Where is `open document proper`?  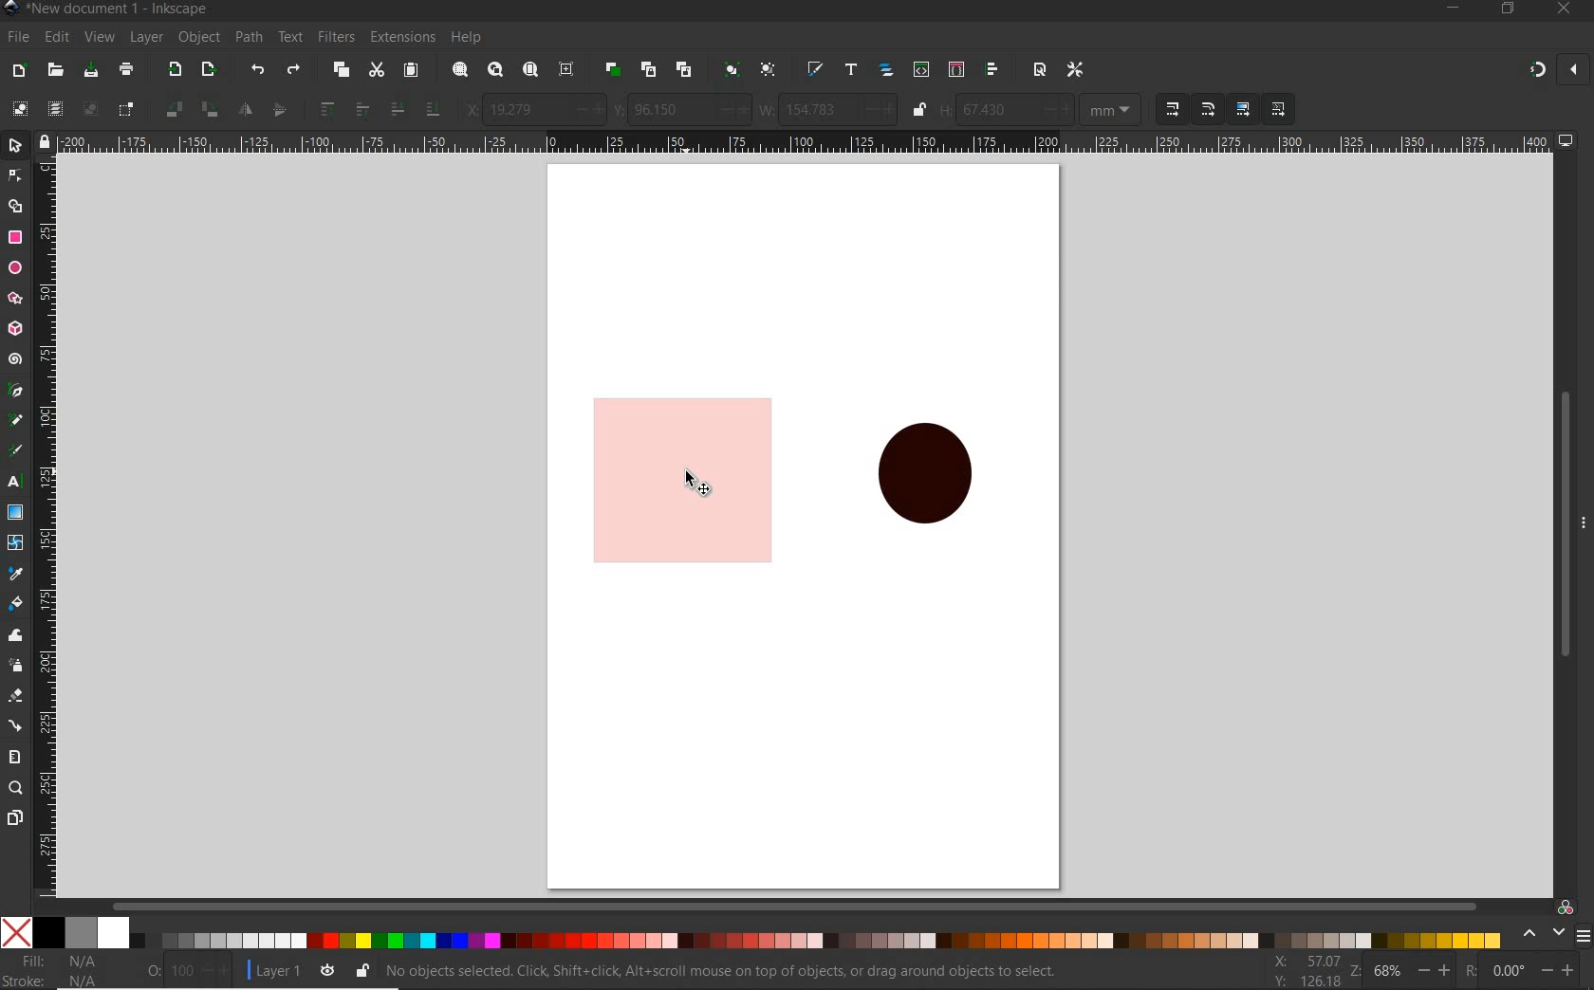
open document proper is located at coordinates (1042, 70).